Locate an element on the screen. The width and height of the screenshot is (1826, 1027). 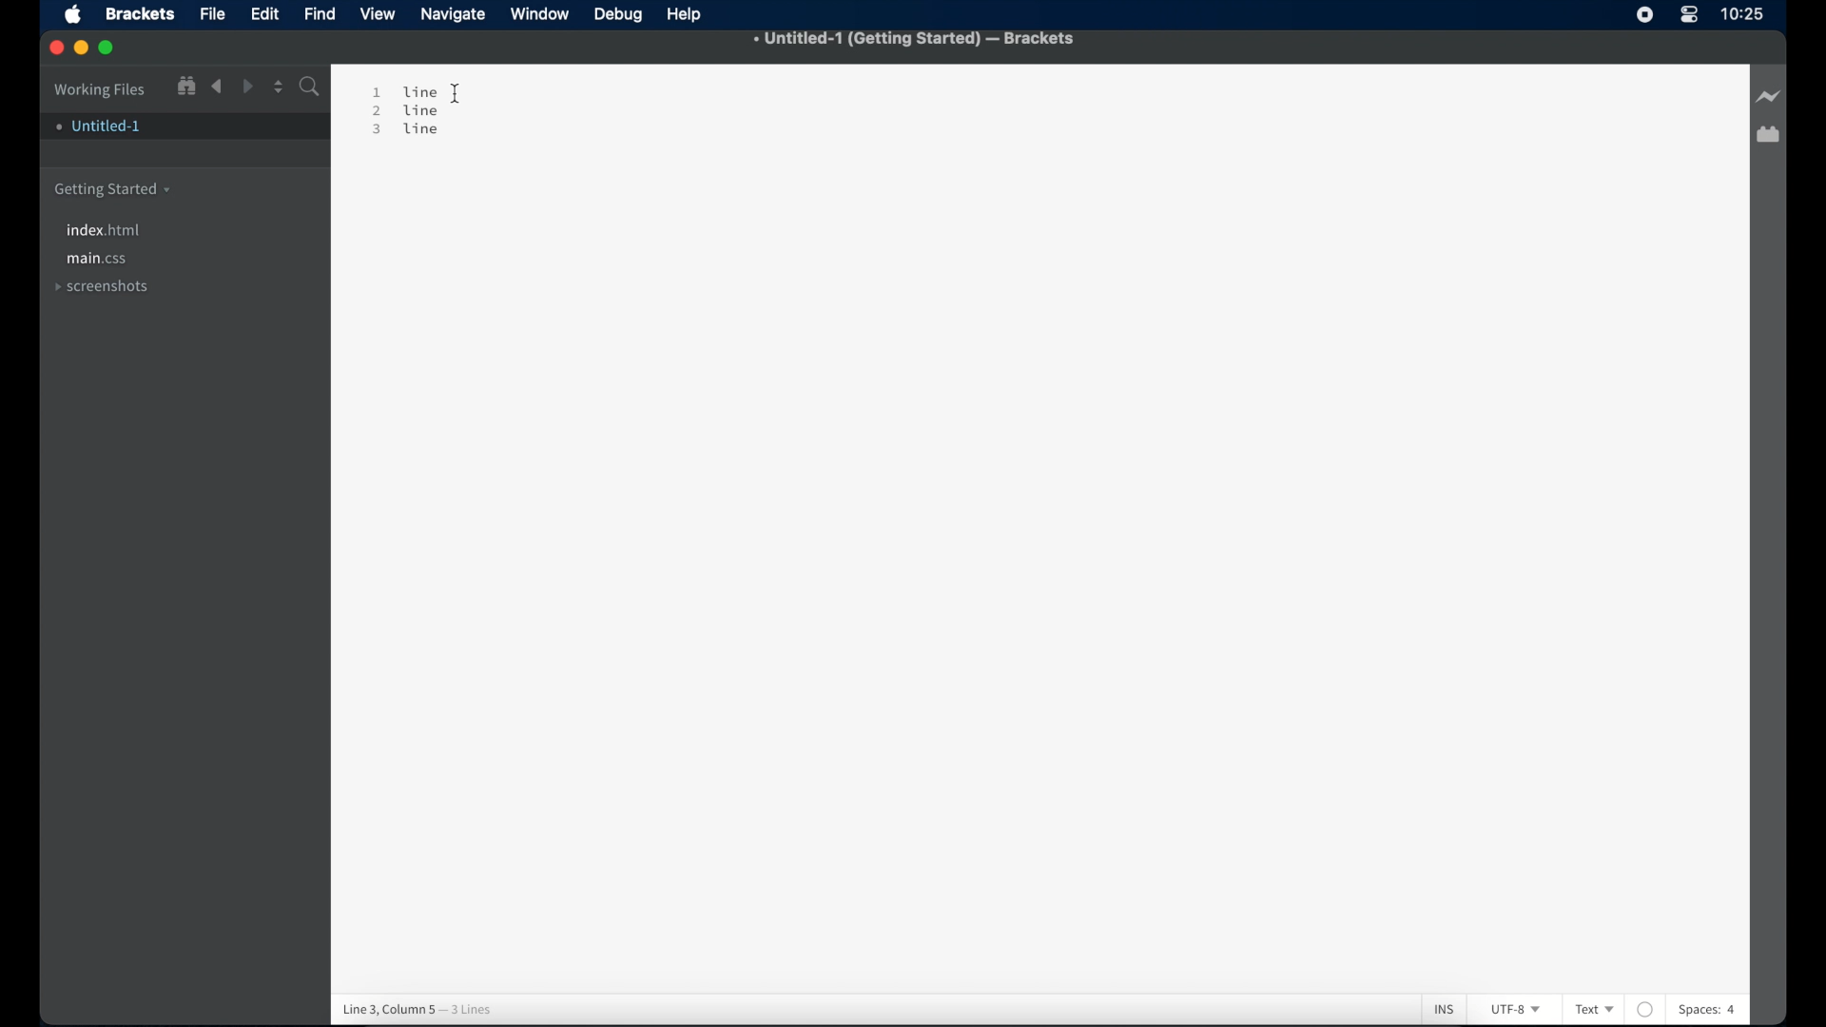
navigate forward is located at coordinates (249, 87).